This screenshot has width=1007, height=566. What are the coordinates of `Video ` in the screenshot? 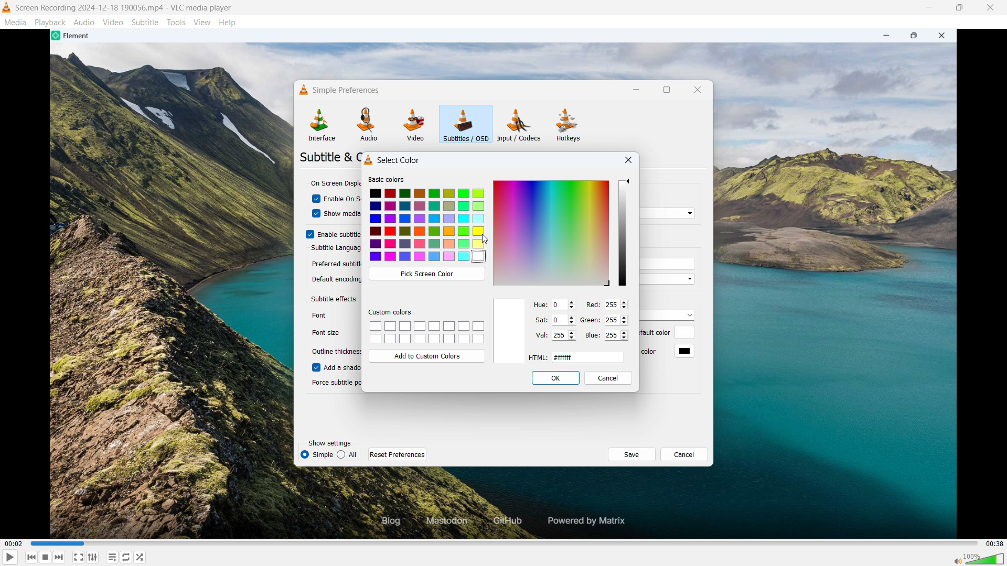 It's located at (113, 23).